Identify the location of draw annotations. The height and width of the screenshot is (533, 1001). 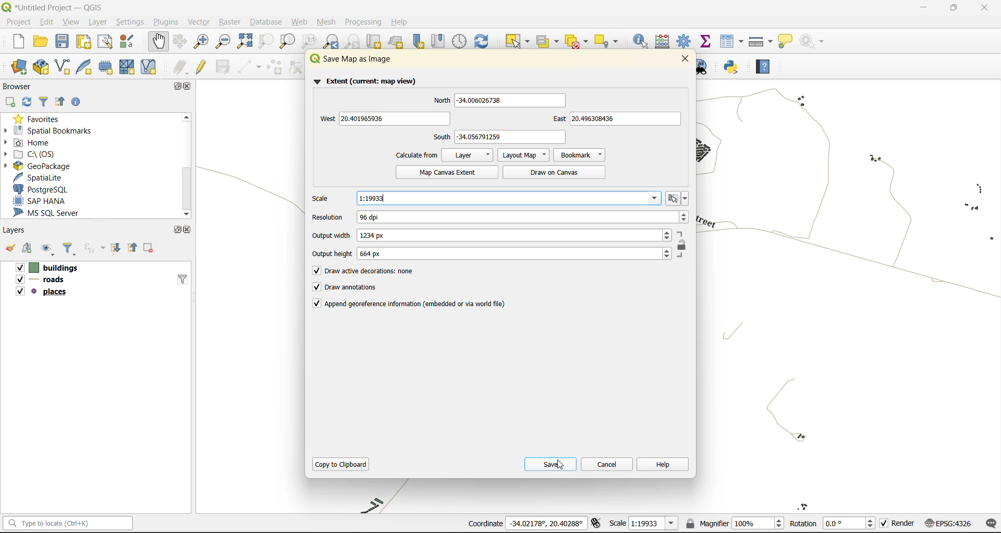
(345, 287).